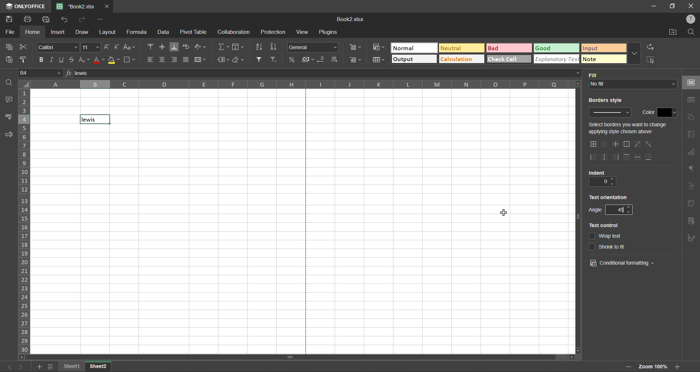 Image resolution: width=700 pixels, height=372 pixels. What do you see at coordinates (40, 73) in the screenshot?
I see `cell address` at bounding box center [40, 73].